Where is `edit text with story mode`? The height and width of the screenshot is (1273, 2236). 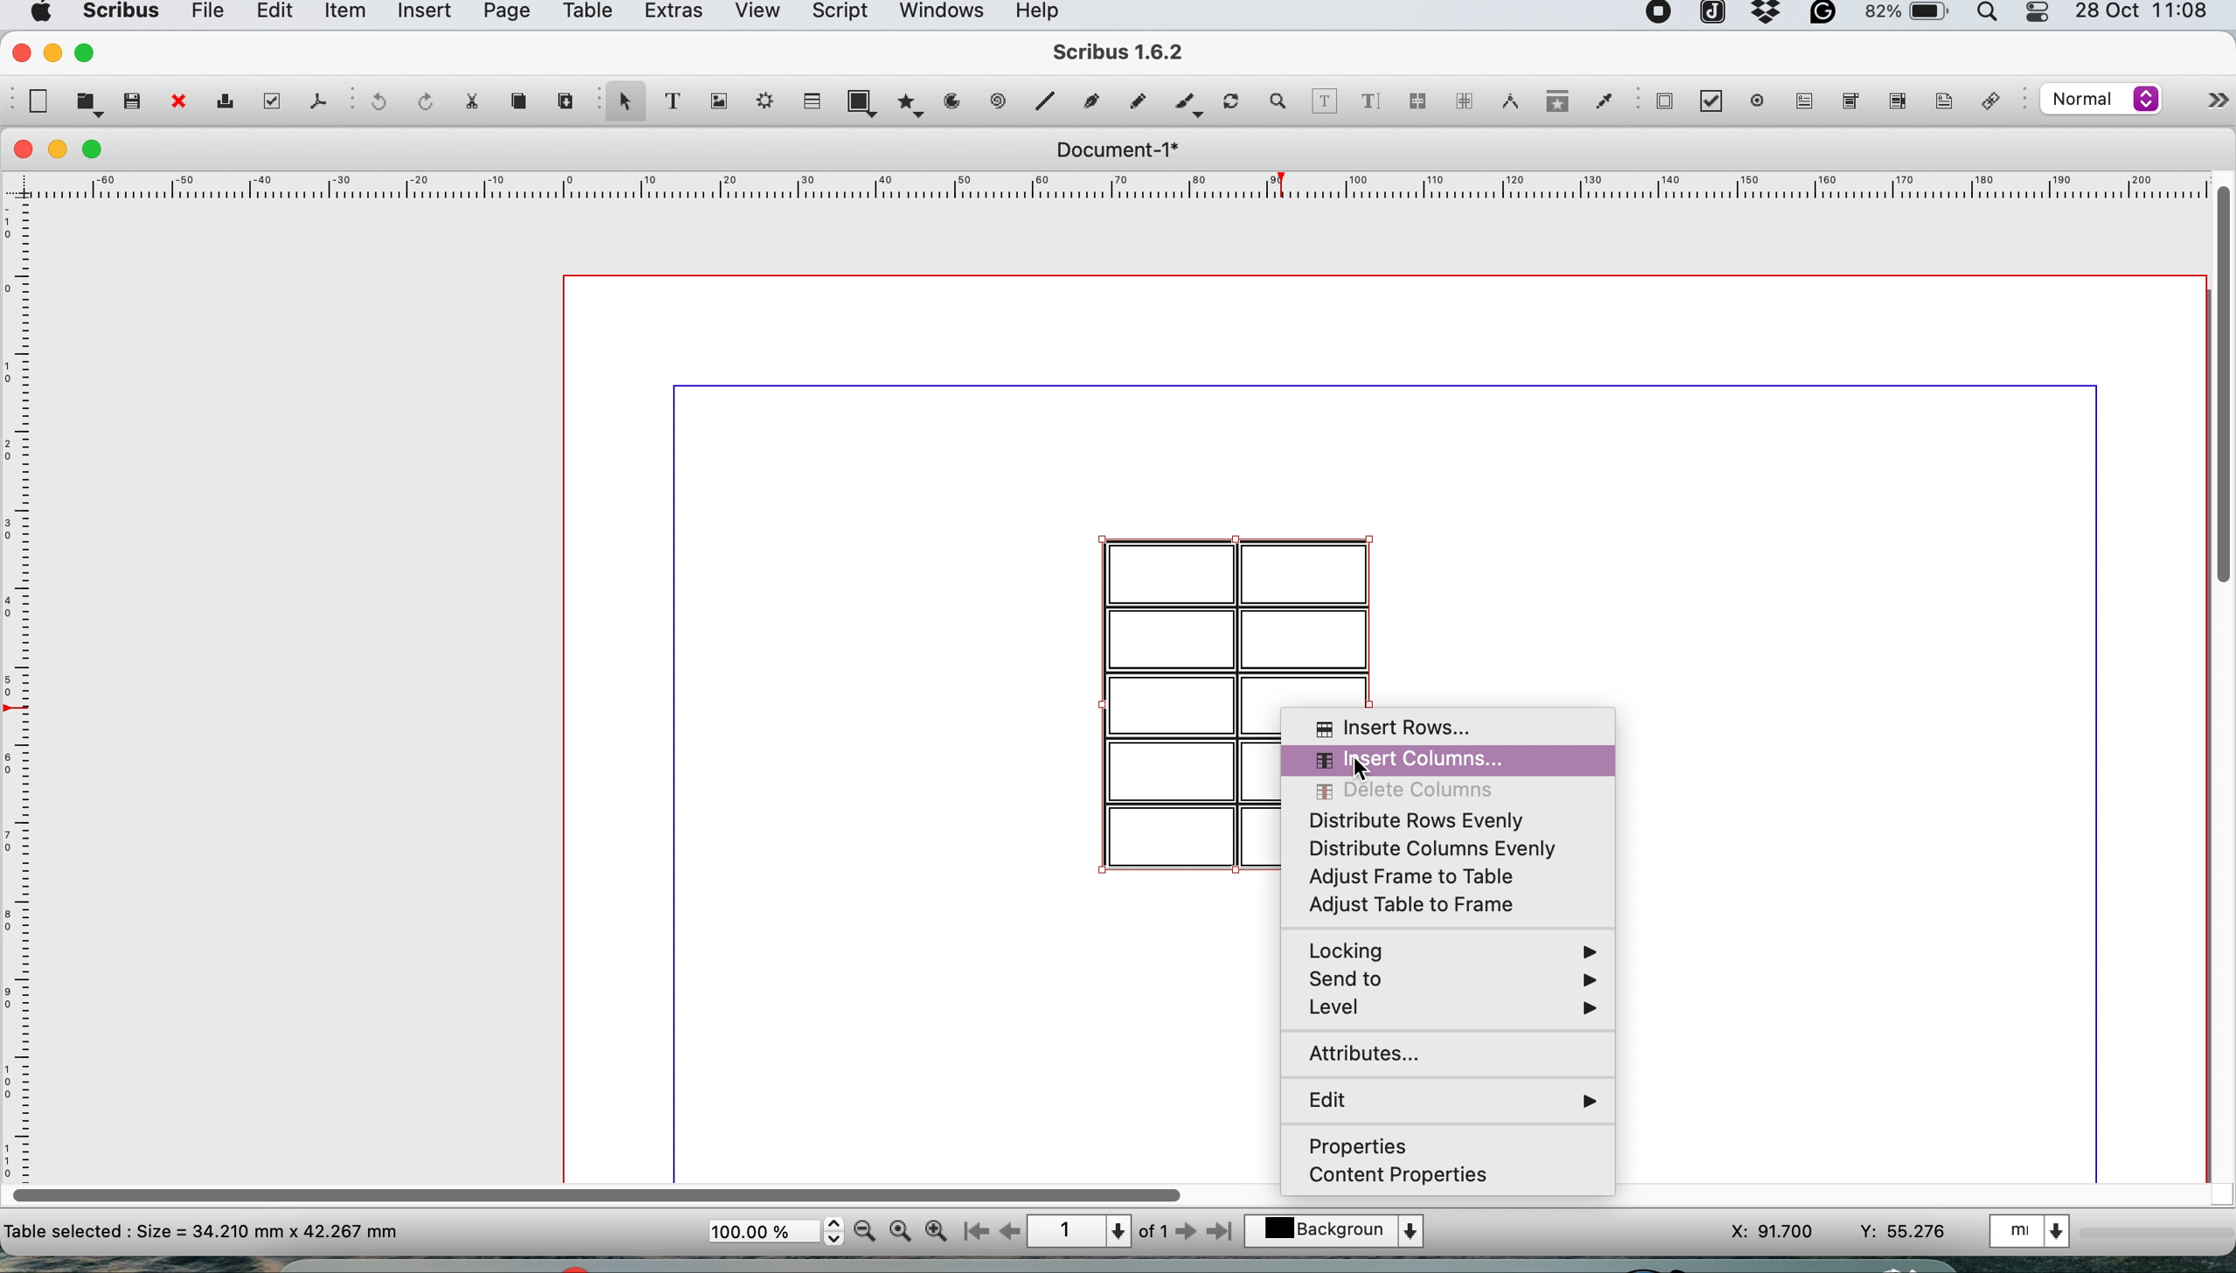 edit text with story mode is located at coordinates (1369, 103).